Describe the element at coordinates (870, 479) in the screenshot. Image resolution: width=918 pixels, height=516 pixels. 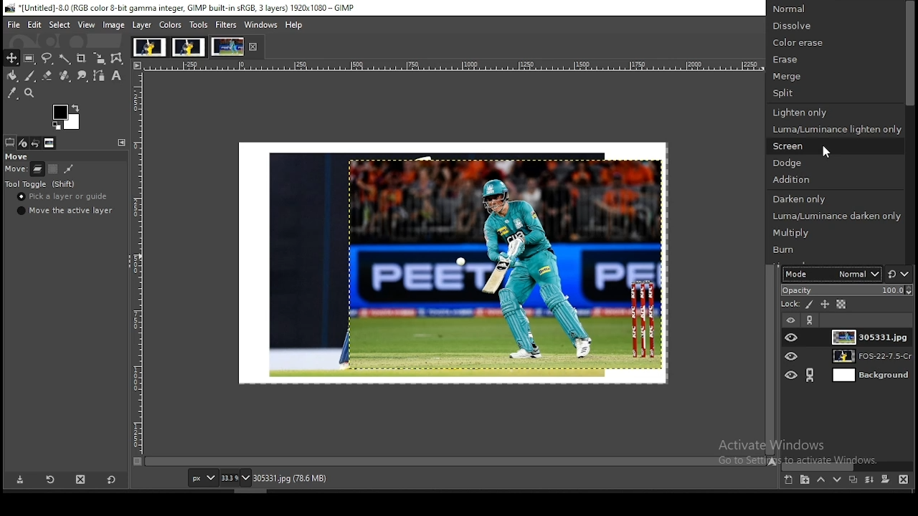
I see `merge layer` at that location.